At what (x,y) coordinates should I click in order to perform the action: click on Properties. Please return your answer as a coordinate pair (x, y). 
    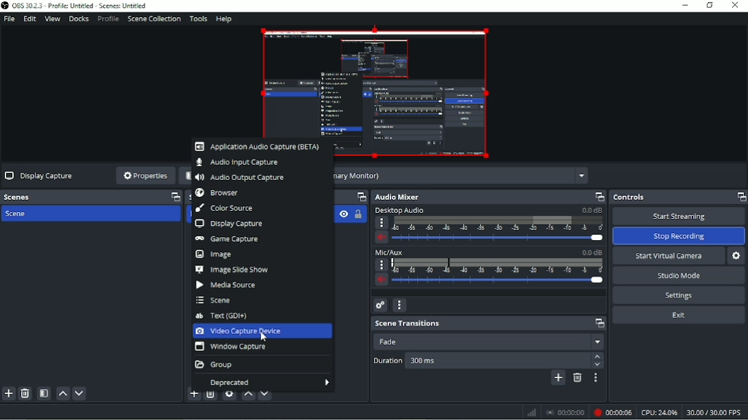
    Looking at the image, I should click on (144, 175).